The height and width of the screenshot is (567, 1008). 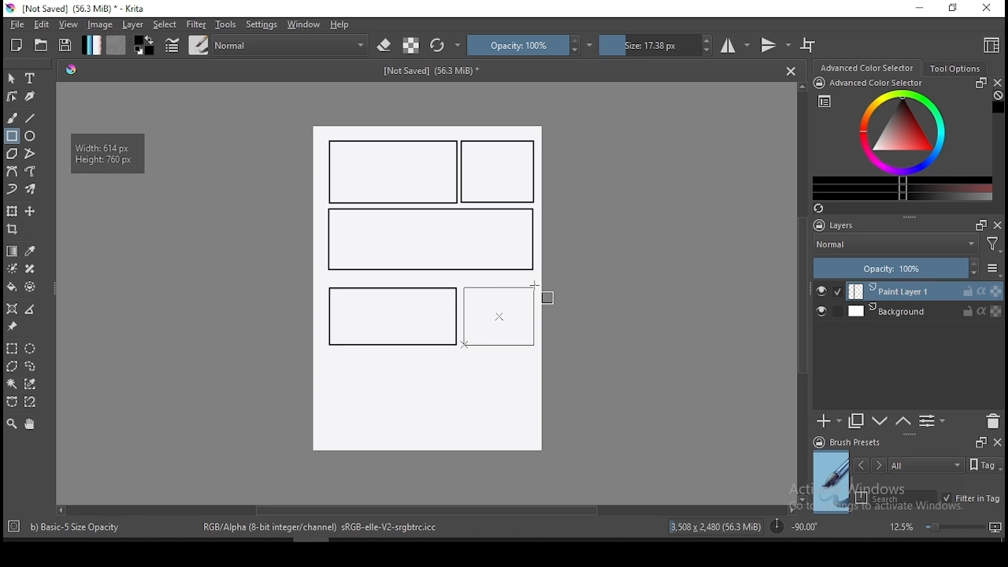 I want to click on layer, so click(x=134, y=24).